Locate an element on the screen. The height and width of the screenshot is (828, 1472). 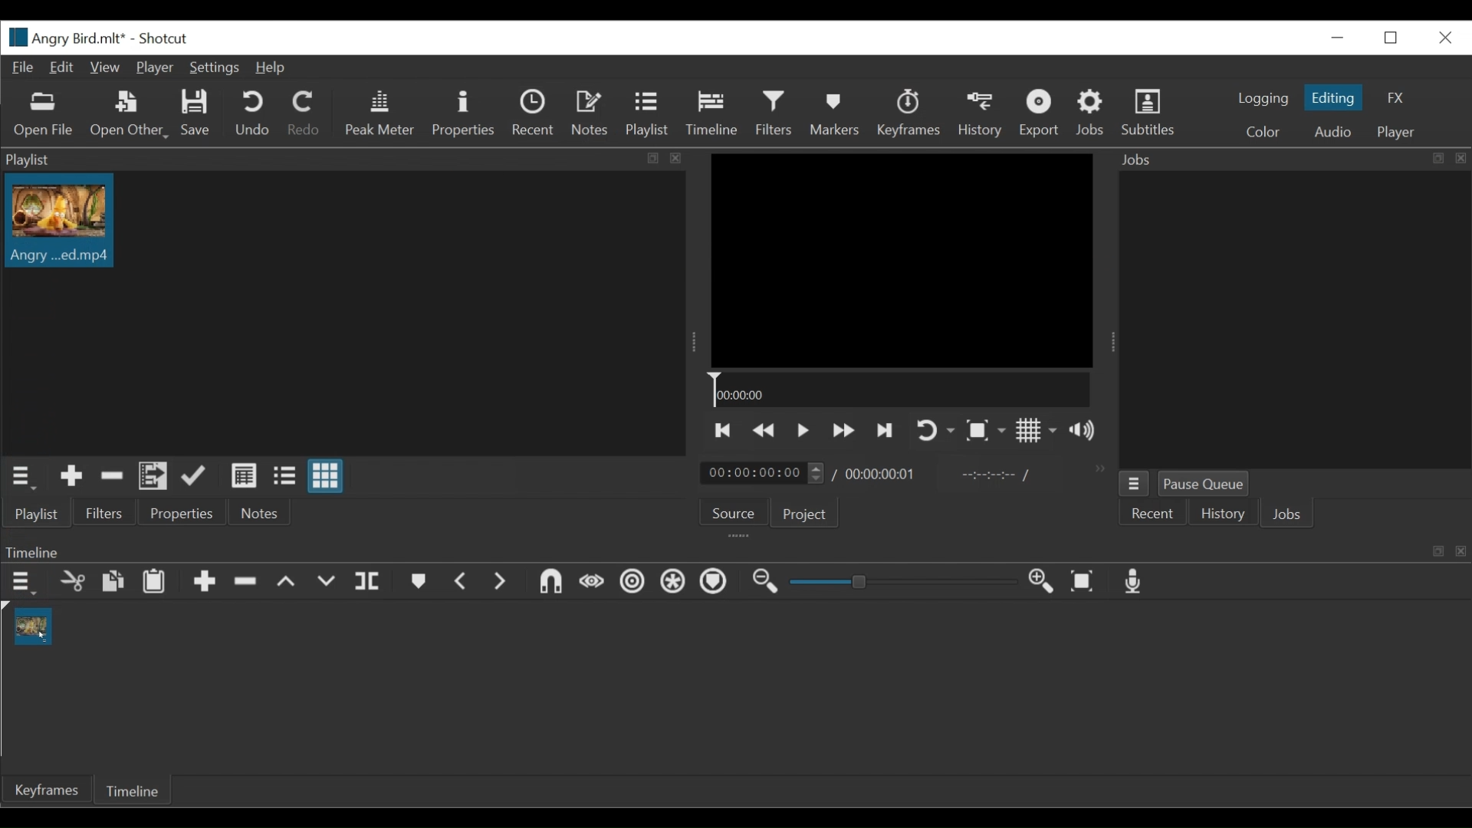
Ripple delete is located at coordinates (246, 581).